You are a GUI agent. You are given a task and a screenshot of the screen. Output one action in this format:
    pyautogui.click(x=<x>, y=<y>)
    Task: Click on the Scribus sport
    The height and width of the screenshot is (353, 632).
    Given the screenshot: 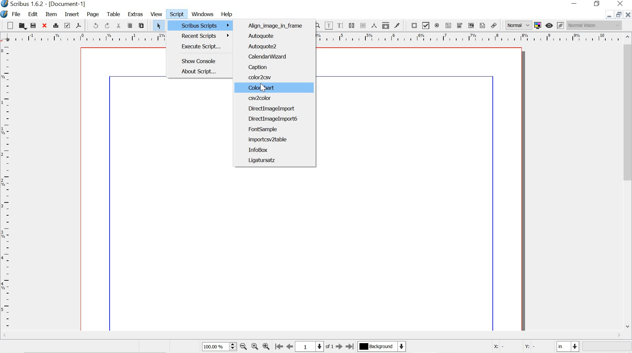 What is the action you would take?
    pyautogui.click(x=206, y=25)
    